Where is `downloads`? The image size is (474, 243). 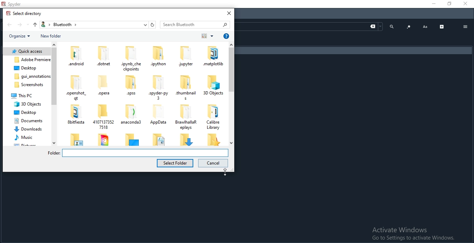 downloads is located at coordinates (27, 129).